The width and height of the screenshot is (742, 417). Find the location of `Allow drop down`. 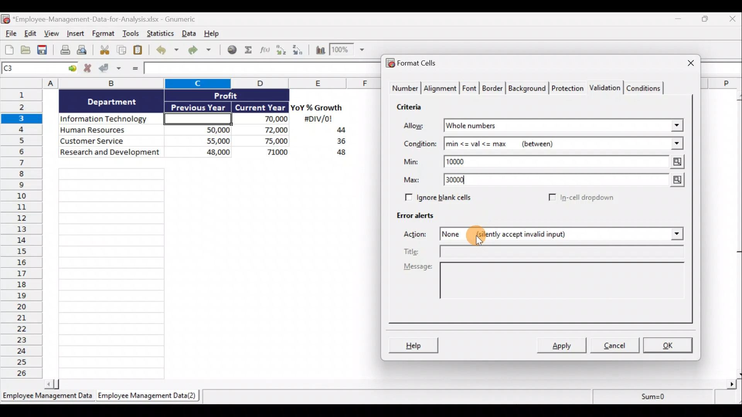

Allow drop down is located at coordinates (675, 123).